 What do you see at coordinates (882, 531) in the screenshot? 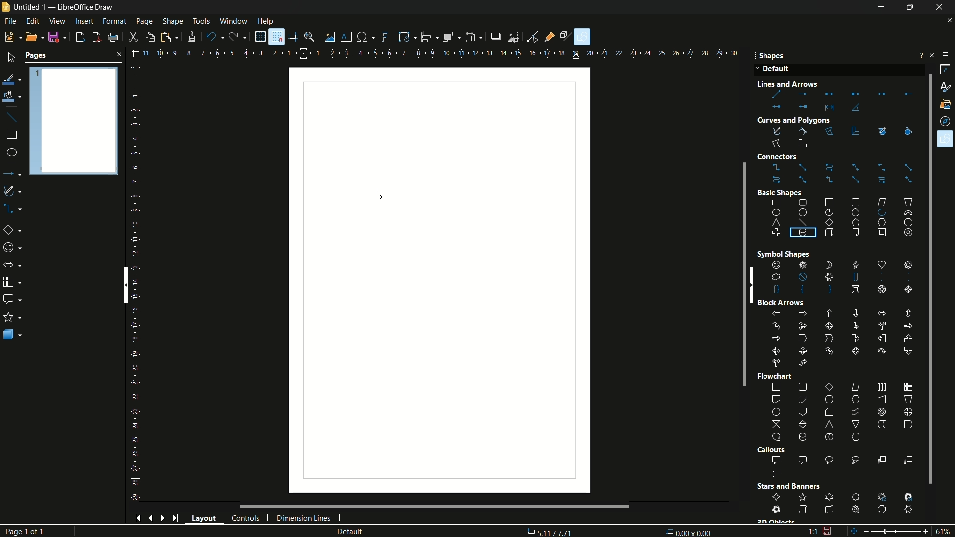
I see `zoom out` at bounding box center [882, 531].